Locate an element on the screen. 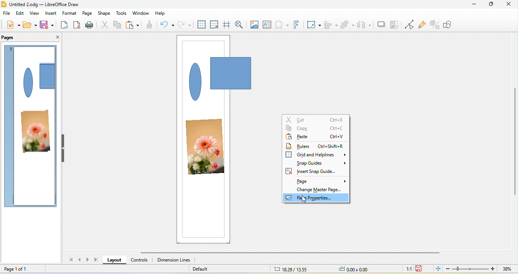 This screenshot has width=518, height=274. edit is located at coordinates (21, 14).